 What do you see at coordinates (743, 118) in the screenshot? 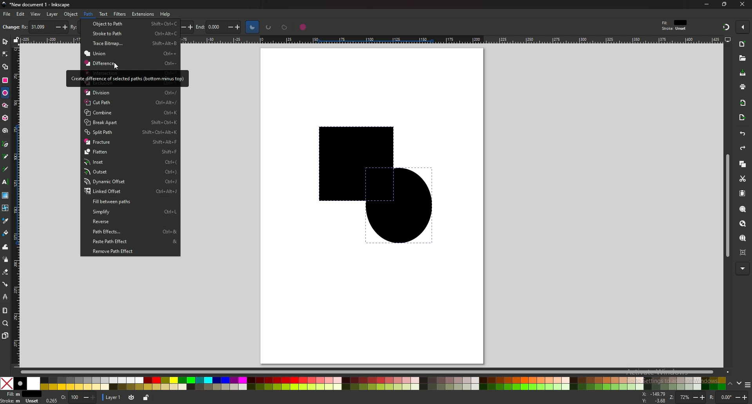
I see `export` at bounding box center [743, 118].